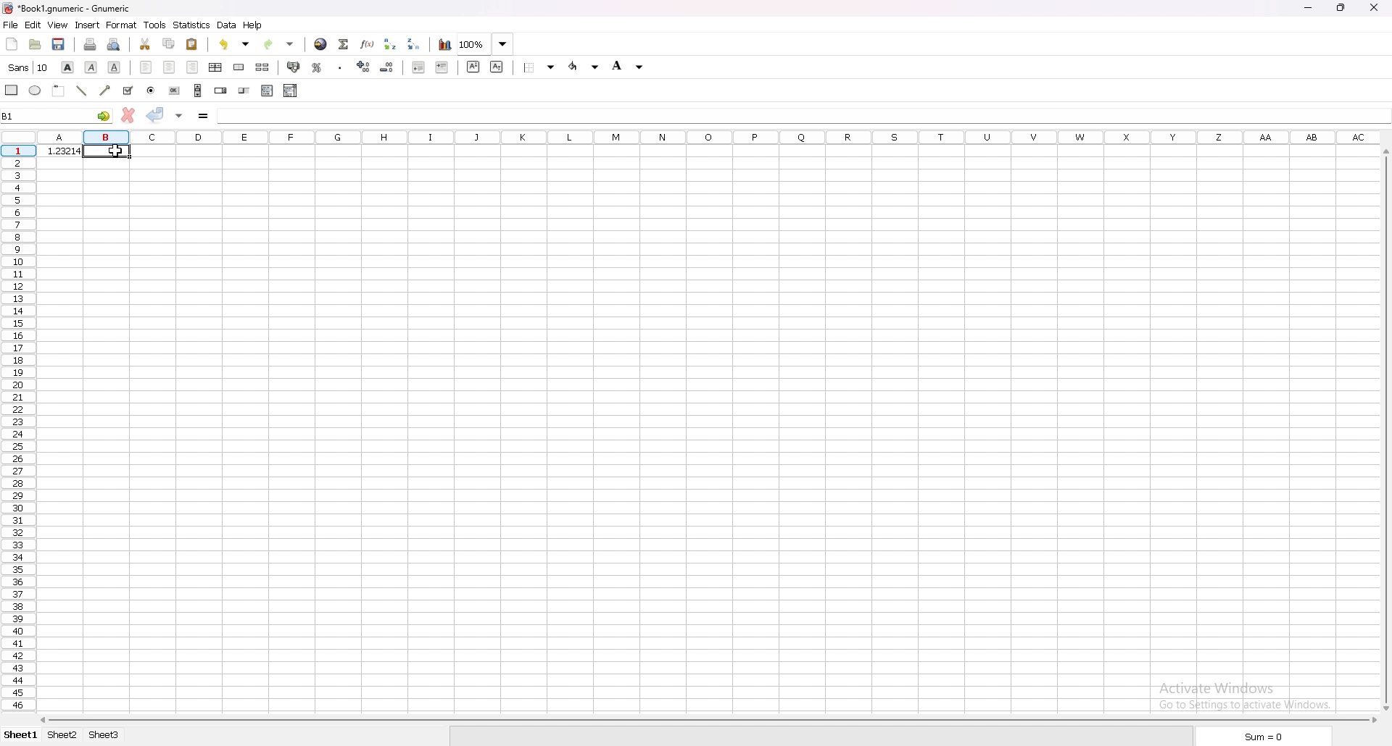  Describe the element at coordinates (128, 114) in the screenshot. I see `cancel changes` at that location.